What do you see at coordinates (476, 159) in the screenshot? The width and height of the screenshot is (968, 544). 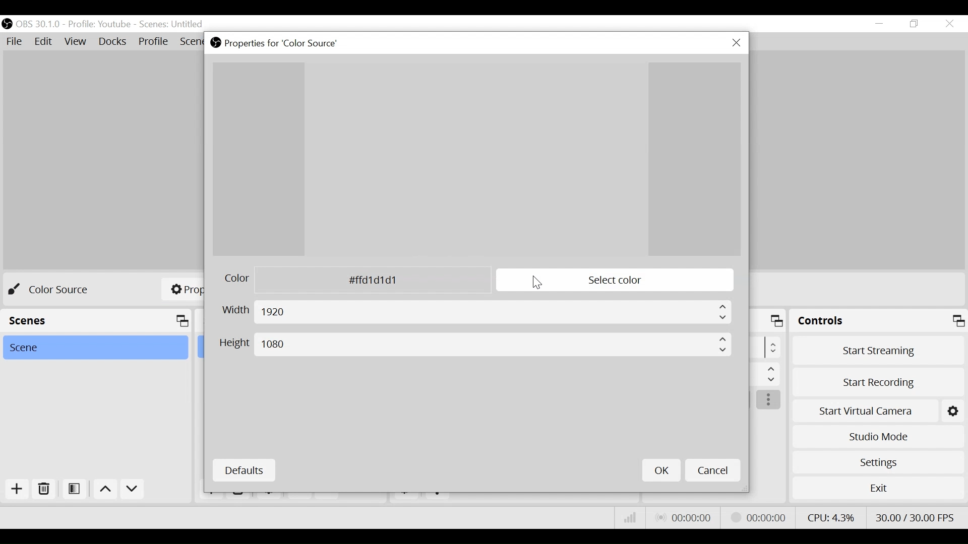 I see `Preview` at bounding box center [476, 159].